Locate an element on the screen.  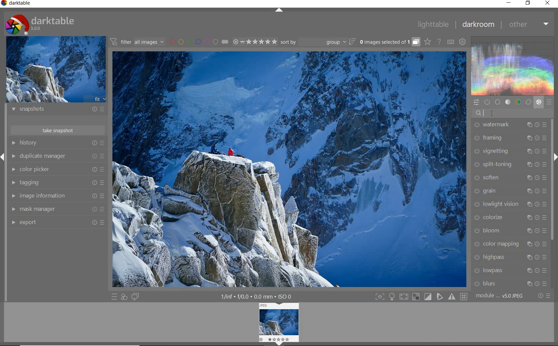
other is located at coordinates (528, 25).